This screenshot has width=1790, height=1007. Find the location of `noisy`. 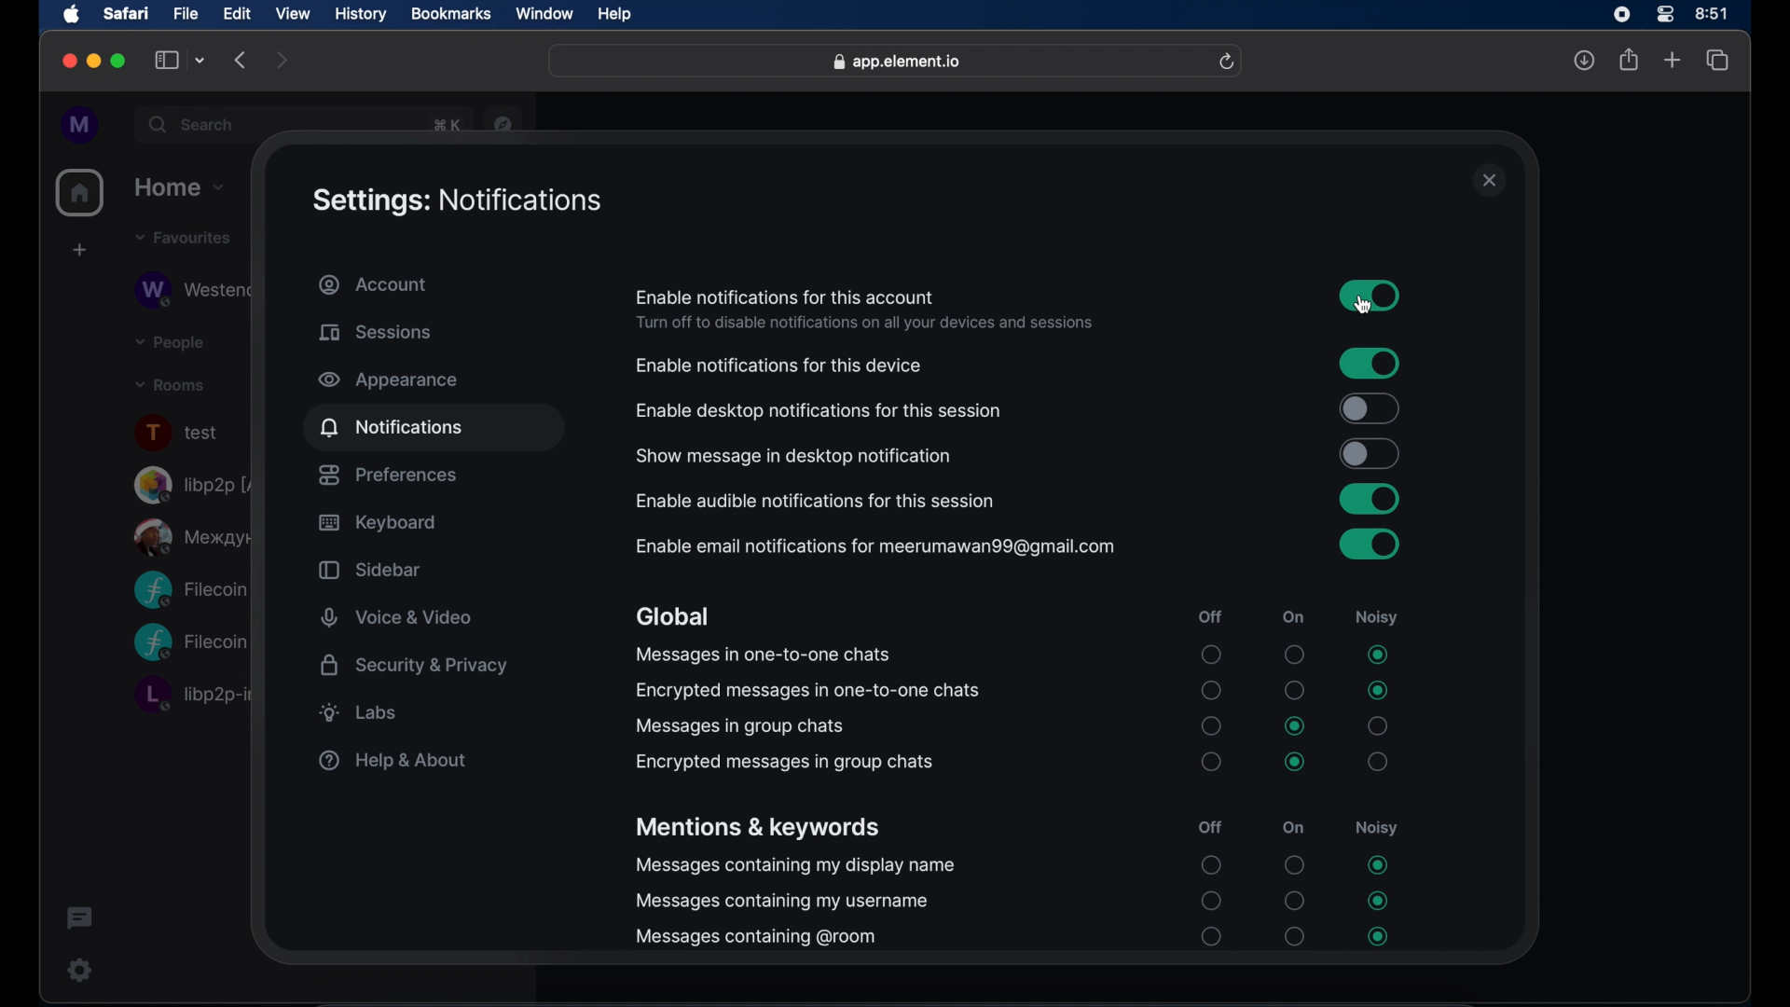

noisy is located at coordinates (1376, 617).